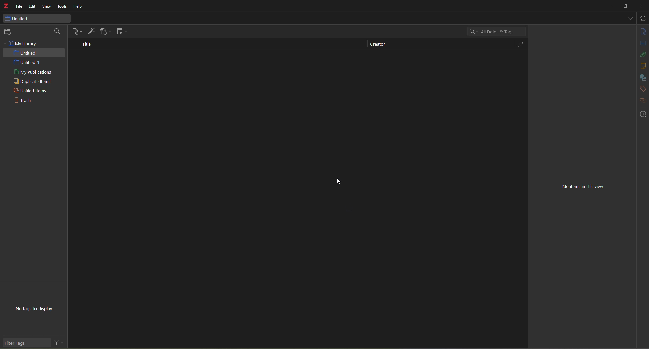  I want to click on tabs, so click(629, 18).